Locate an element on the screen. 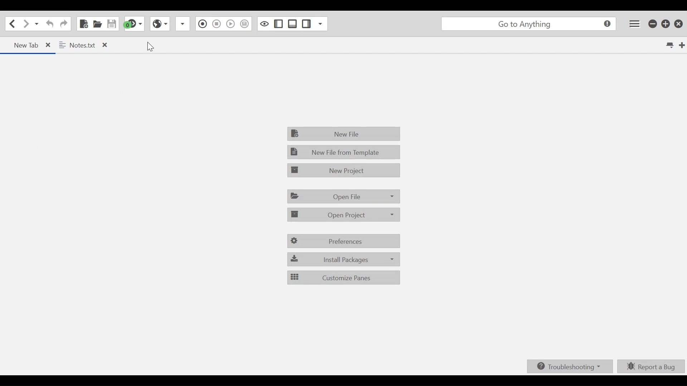 The image size is (687, 386). Redo last Action is located at coordinates (64, 23).